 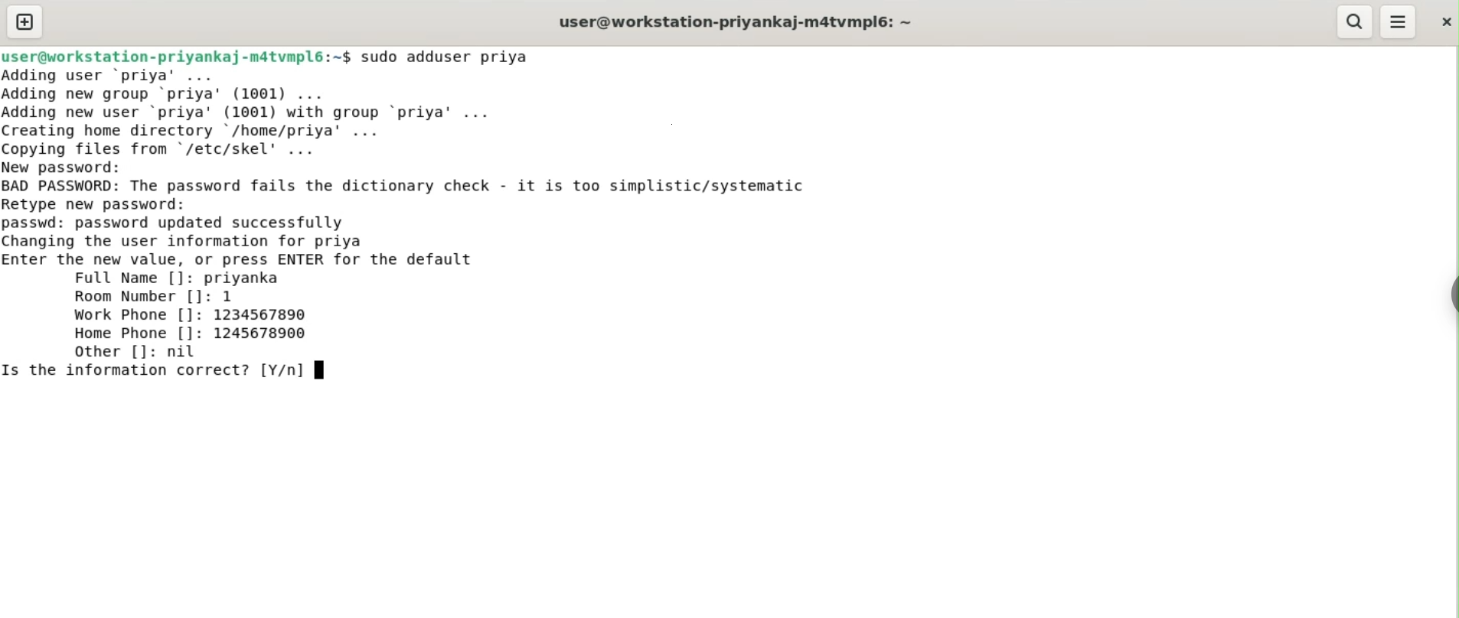 What do you see at coordinates (191, 333) in the screenshot?
I see `Home Phone []: 1245678900` at bounding box center [191, 333].